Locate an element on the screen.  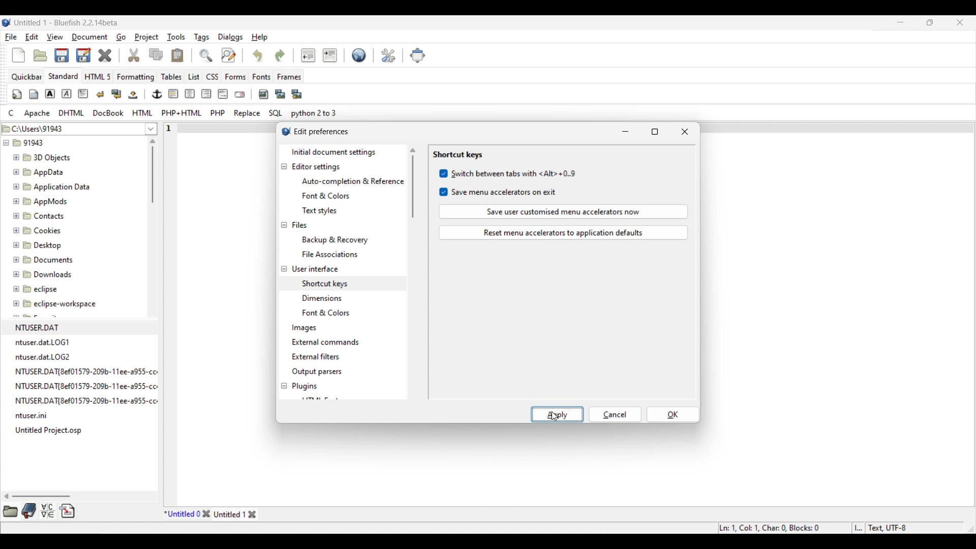
Tools menu is located at coordinates (176, 37).